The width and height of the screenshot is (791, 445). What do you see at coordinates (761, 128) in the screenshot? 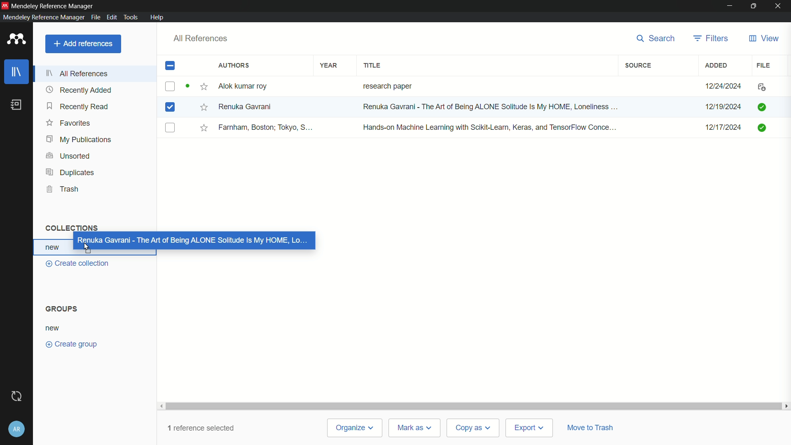
I see `File added` at bounding box center [761, 128].